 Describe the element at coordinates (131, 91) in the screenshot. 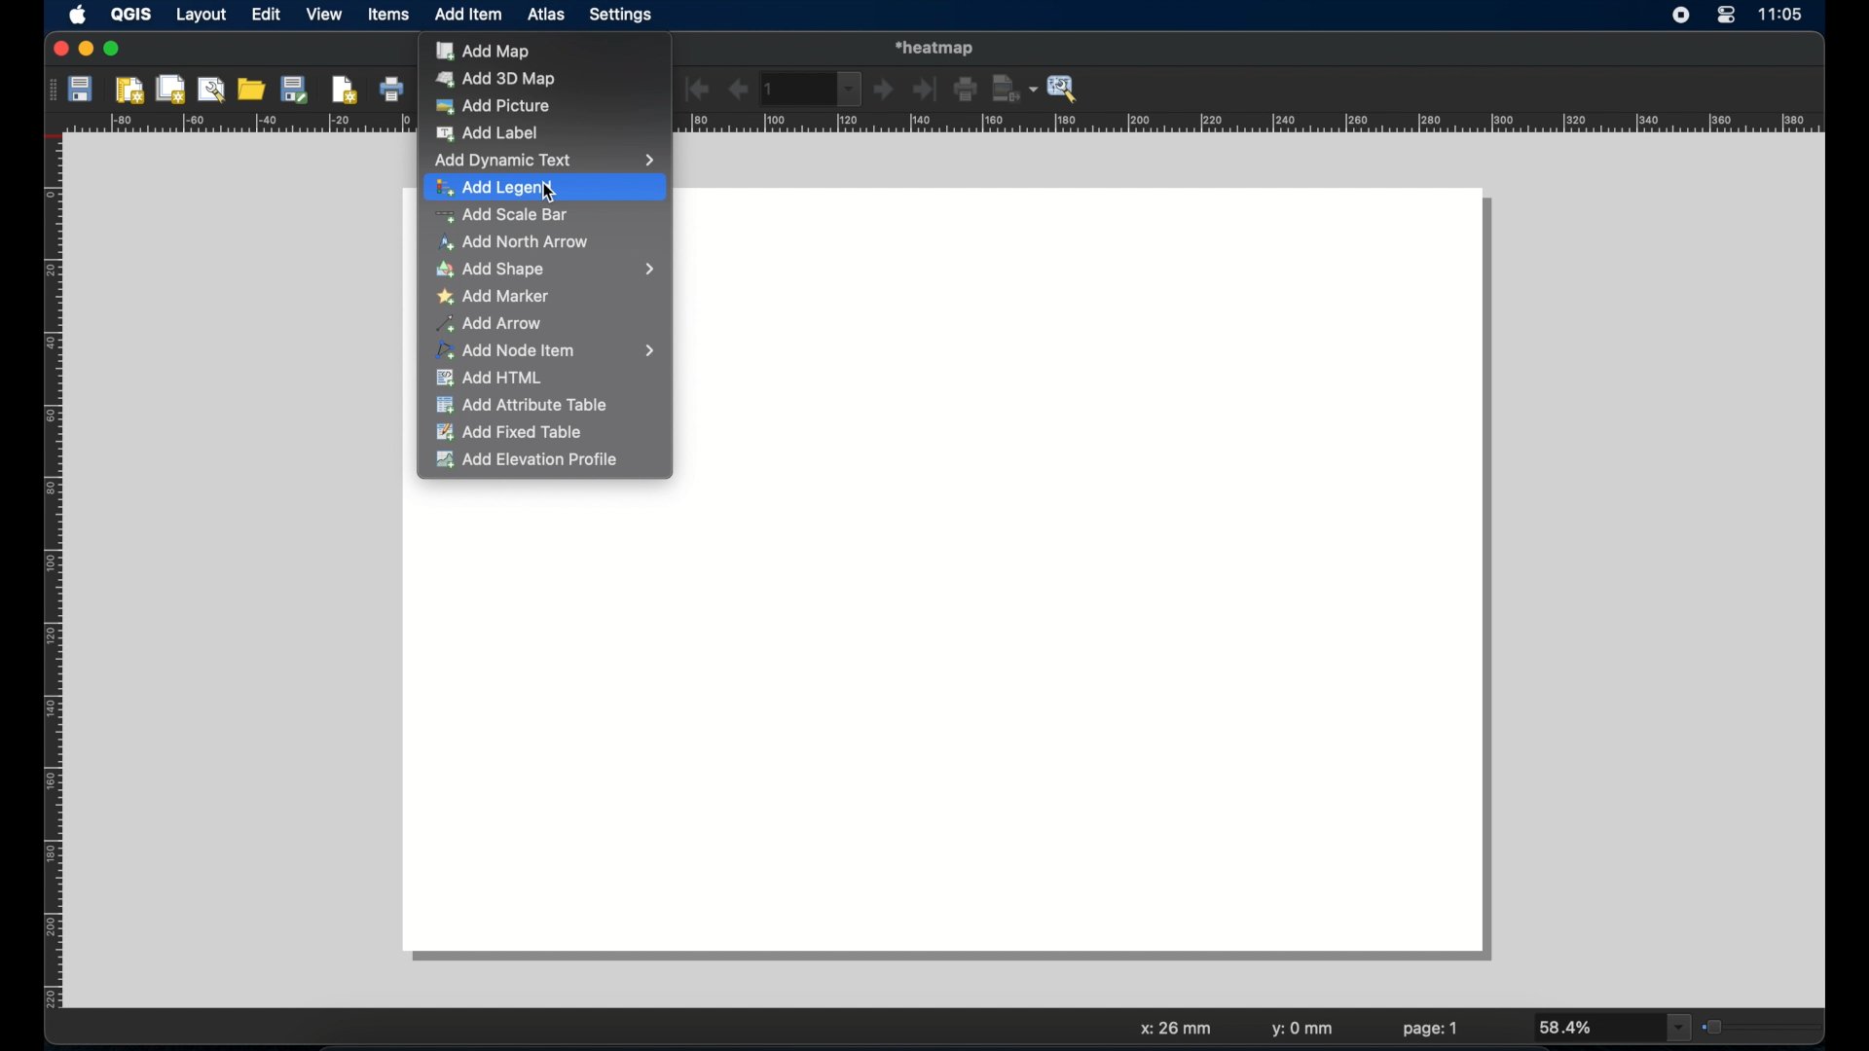

I see `new layout` at that location.